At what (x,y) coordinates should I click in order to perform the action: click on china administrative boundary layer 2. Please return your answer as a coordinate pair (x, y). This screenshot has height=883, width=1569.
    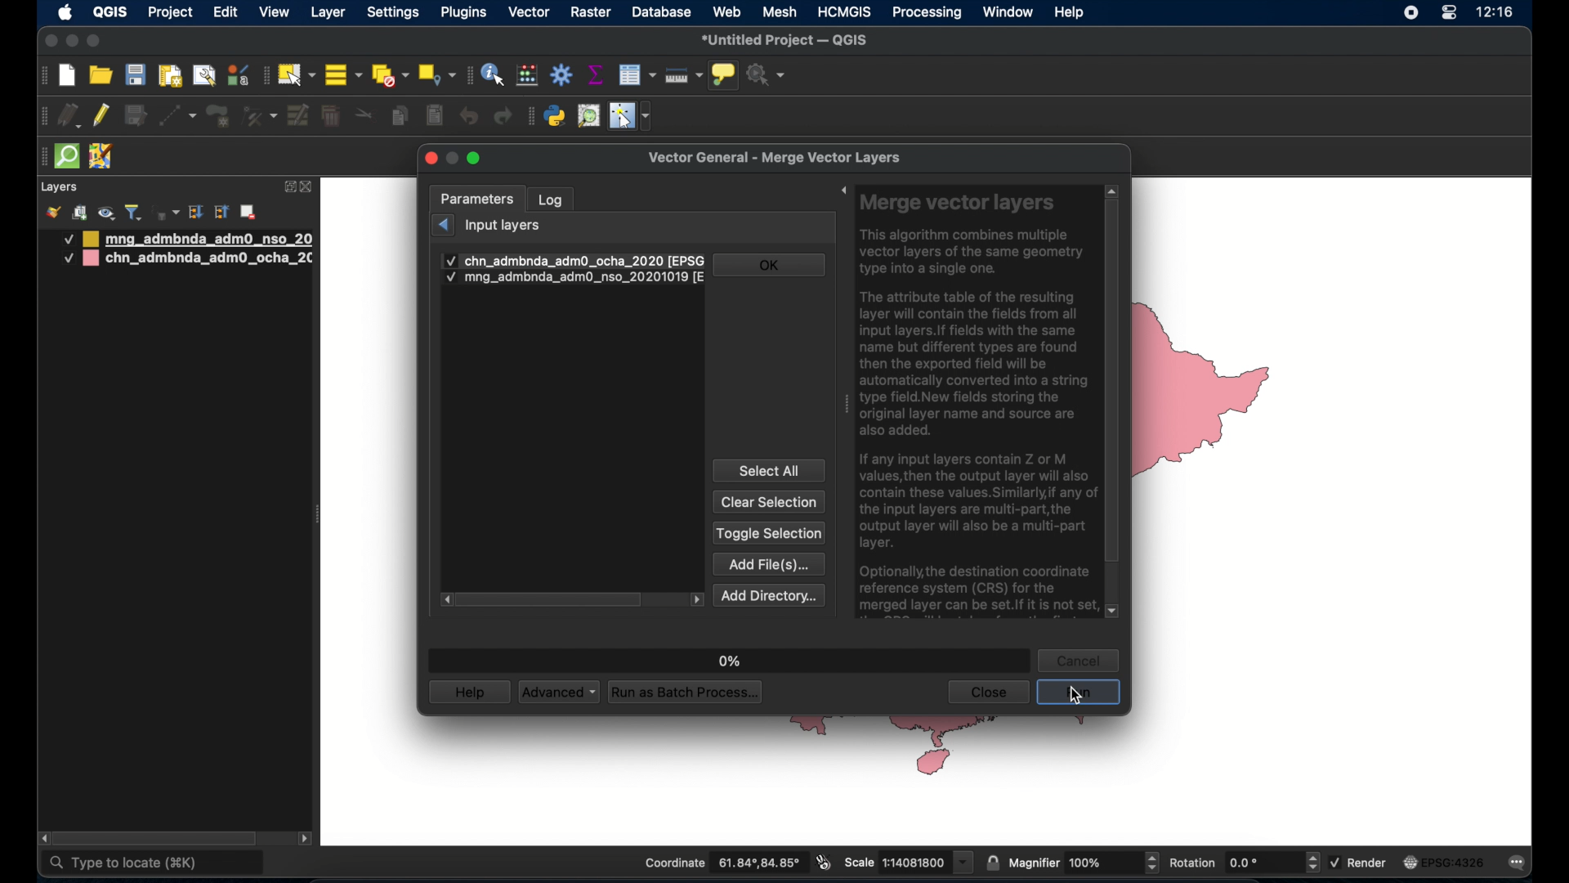
    Looking at the image, I should click on (188, 260).